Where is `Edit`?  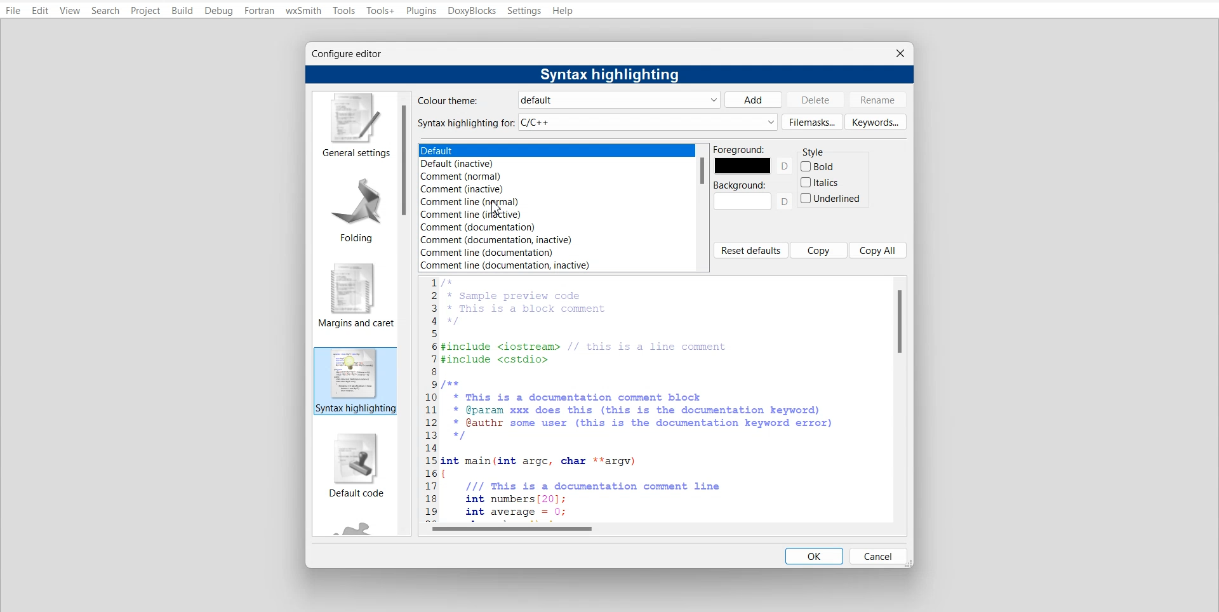
Edit is located at coordinates (40, 11).